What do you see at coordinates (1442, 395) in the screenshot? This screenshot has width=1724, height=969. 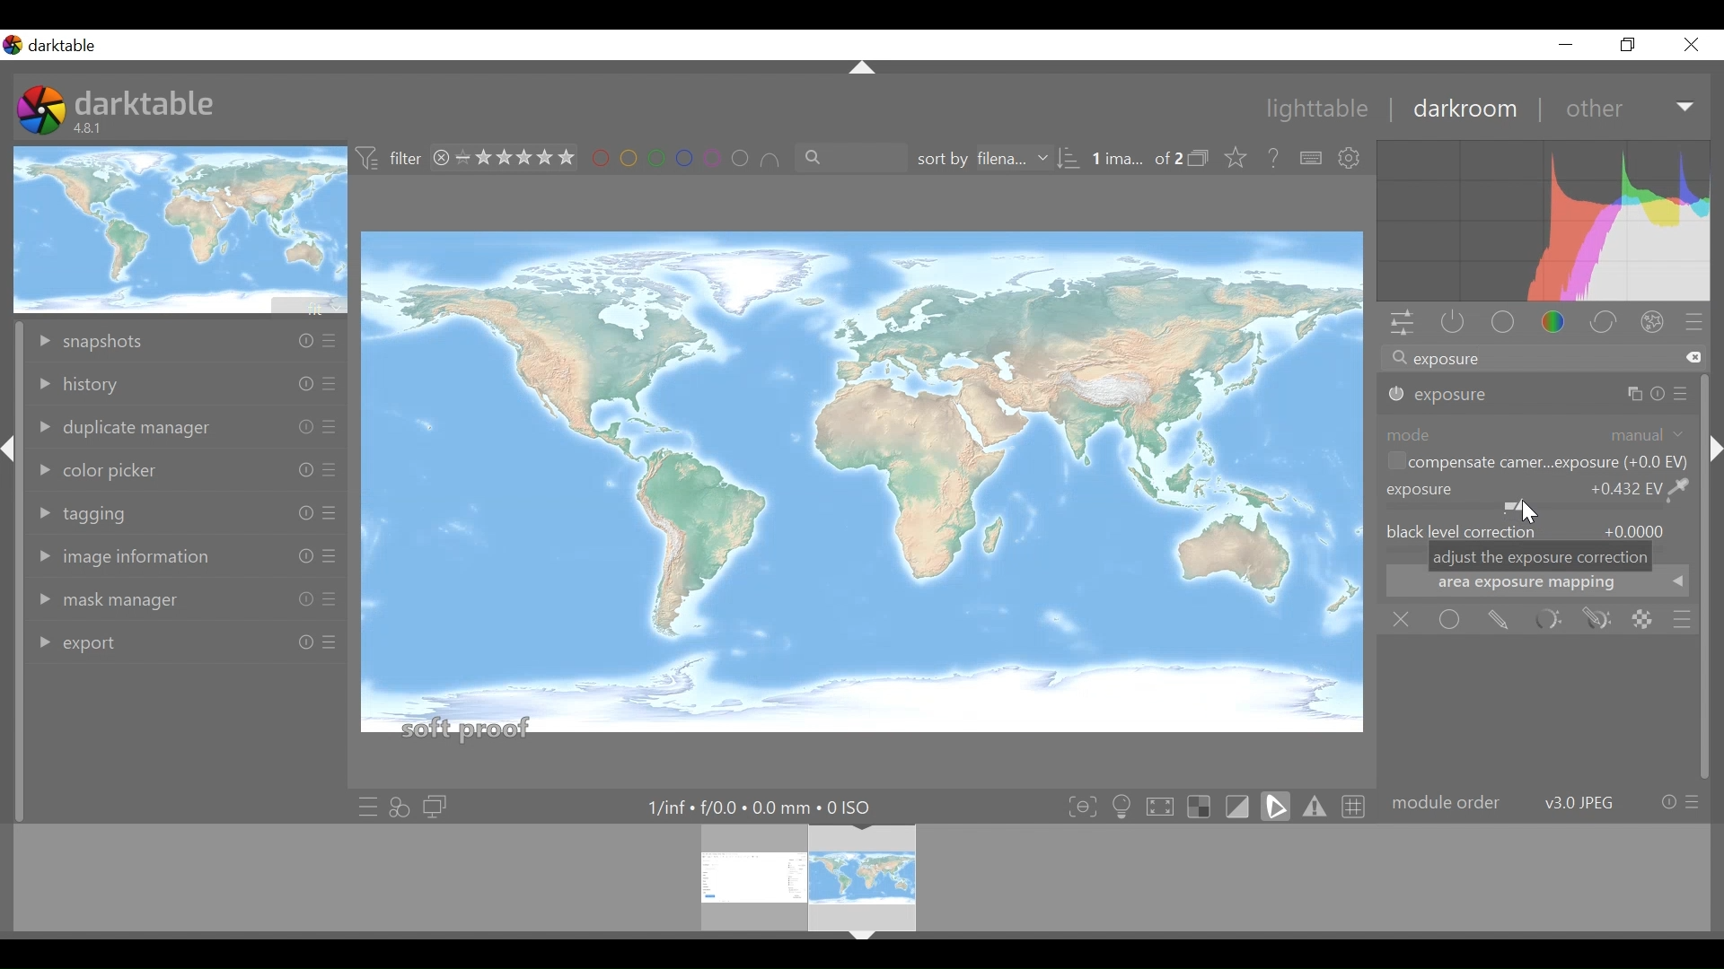 I see `exposure correction` at bounding box center [1442, 395].